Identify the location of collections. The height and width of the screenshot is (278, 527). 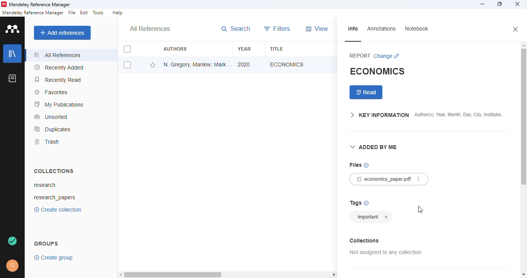
(54, 171).